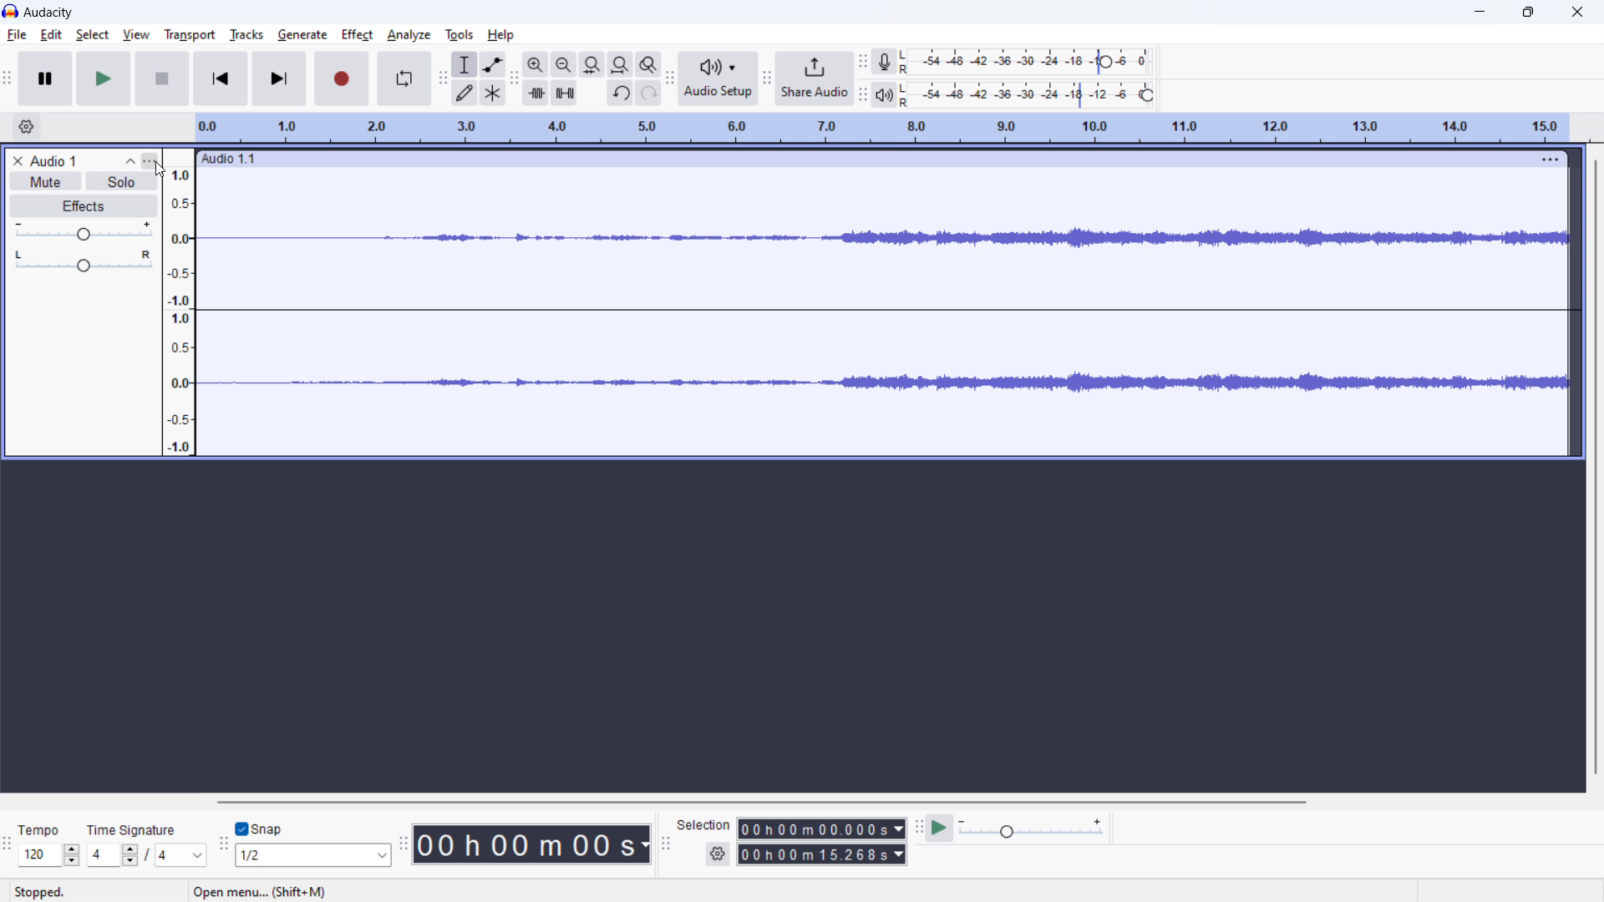 The image size is (1604, 902). I want to click on effect, so click(358, 35).